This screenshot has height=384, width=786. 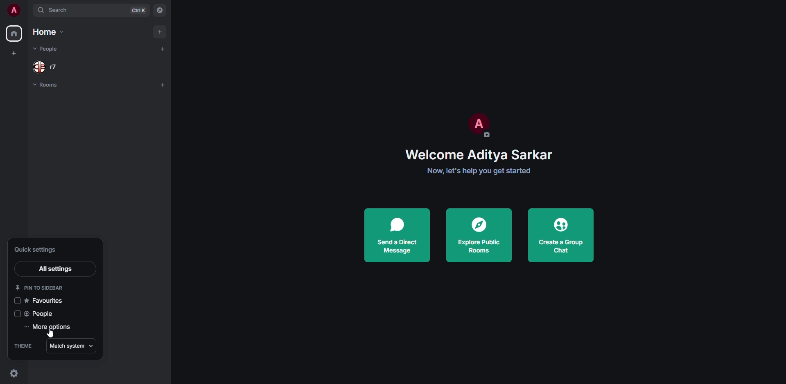 I want to click on cursor movement, so click(x=52, y=335).